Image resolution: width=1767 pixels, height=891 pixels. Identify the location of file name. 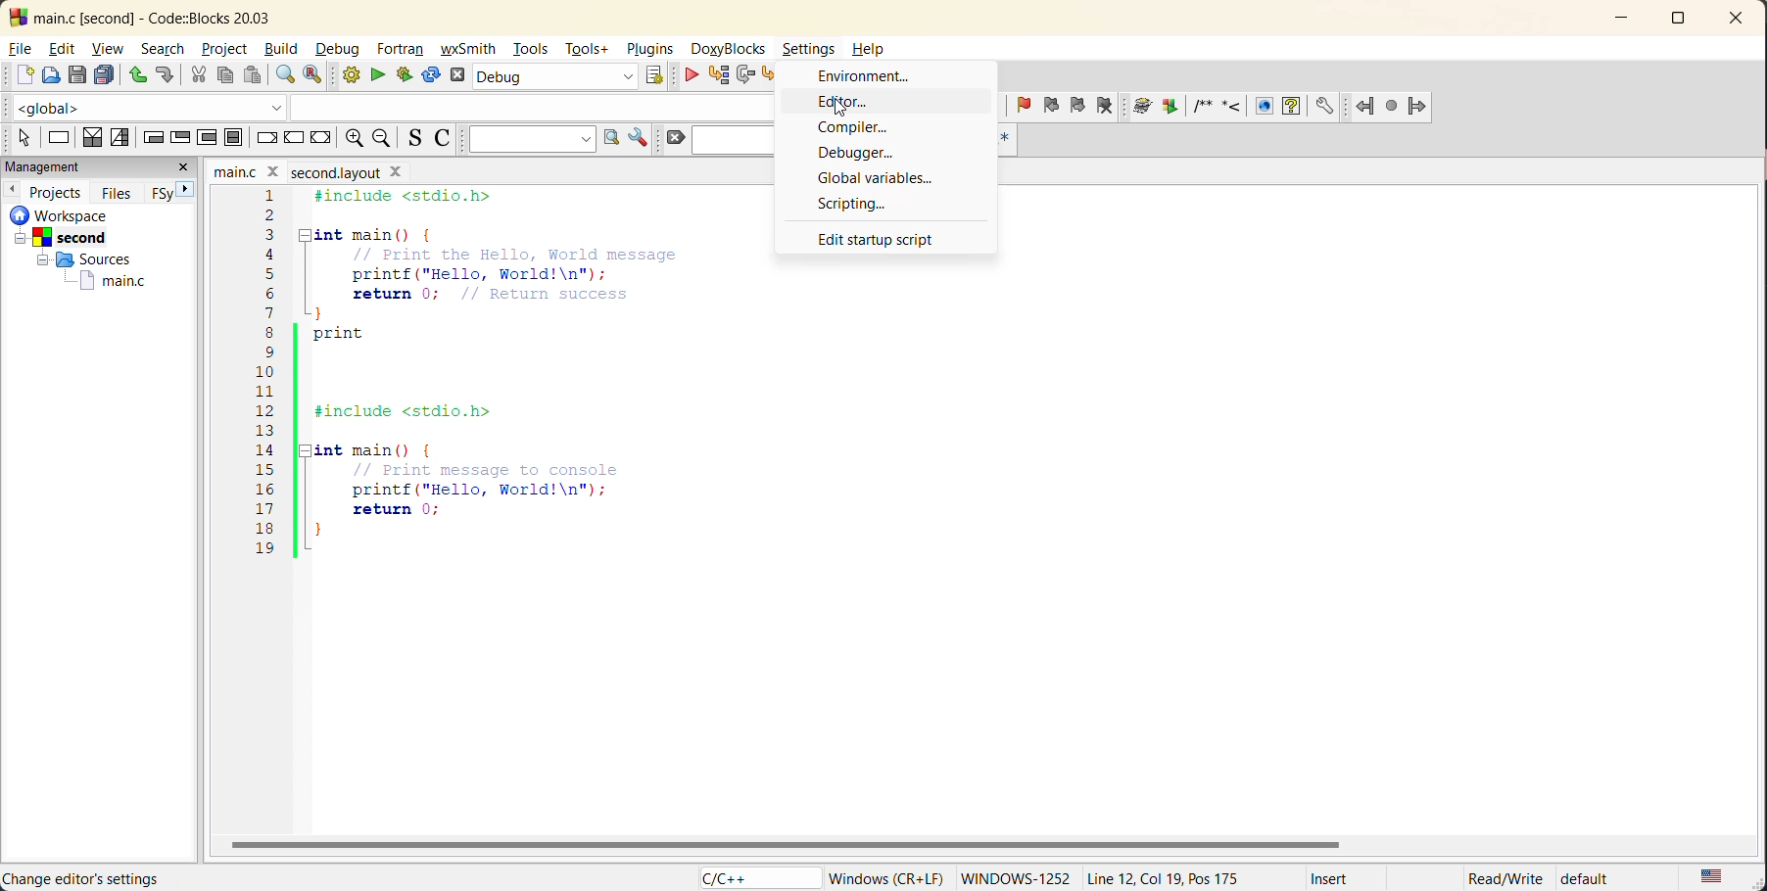
(303, 171).